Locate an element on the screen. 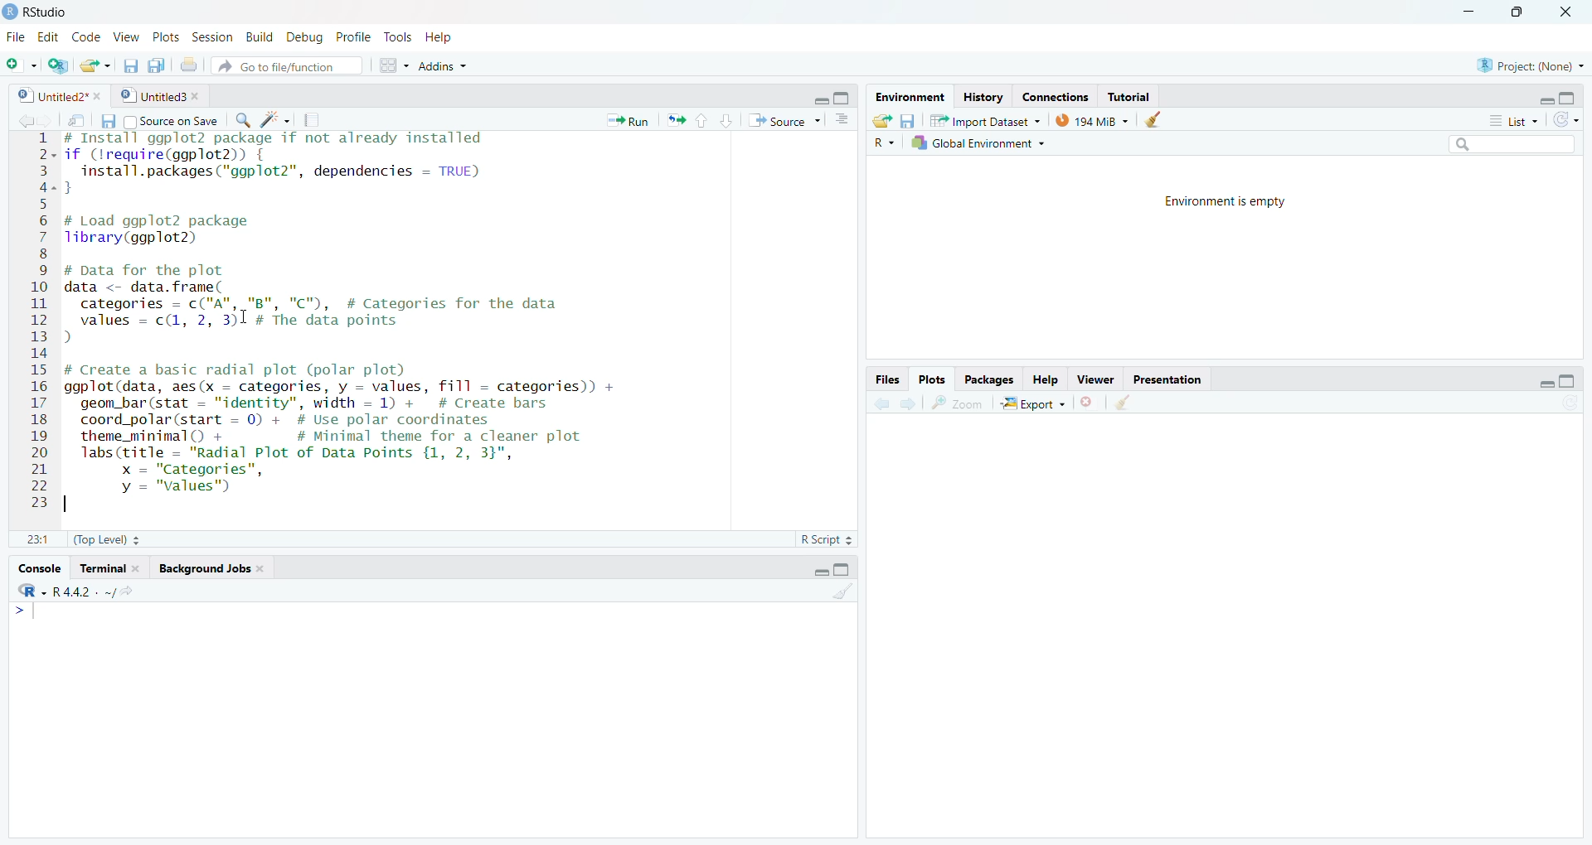 This screenshot has height=845, width=1592. Files is located at coordinates (889, 380).